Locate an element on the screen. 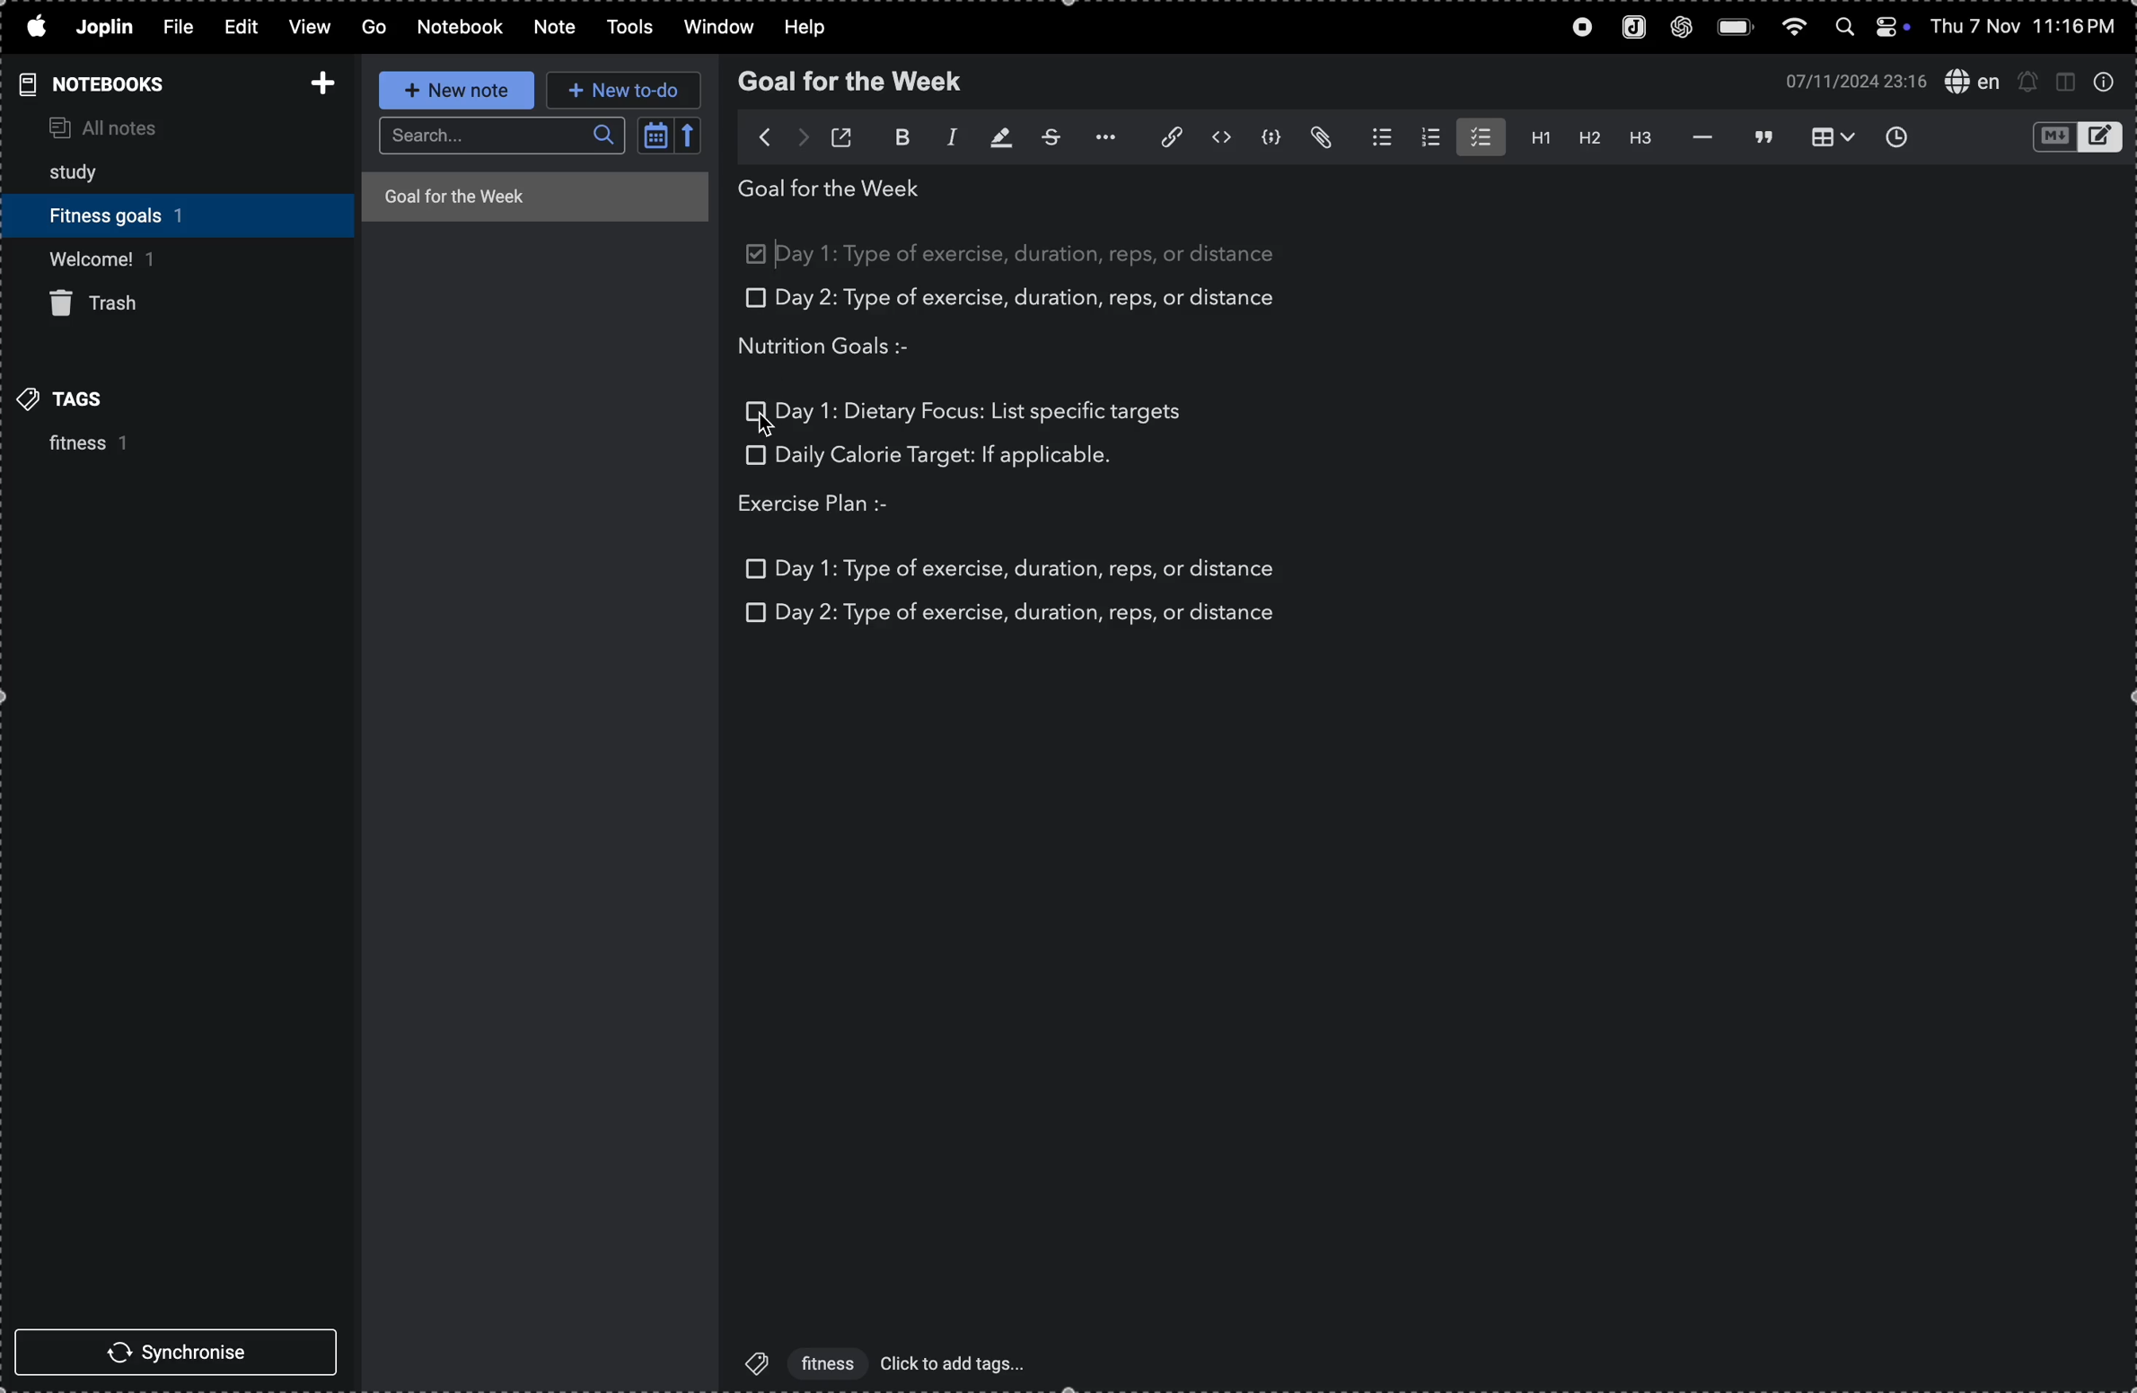 The width and height of the screenshot is (2137, 1393). synchronise is located at coordinates (172, 1351).